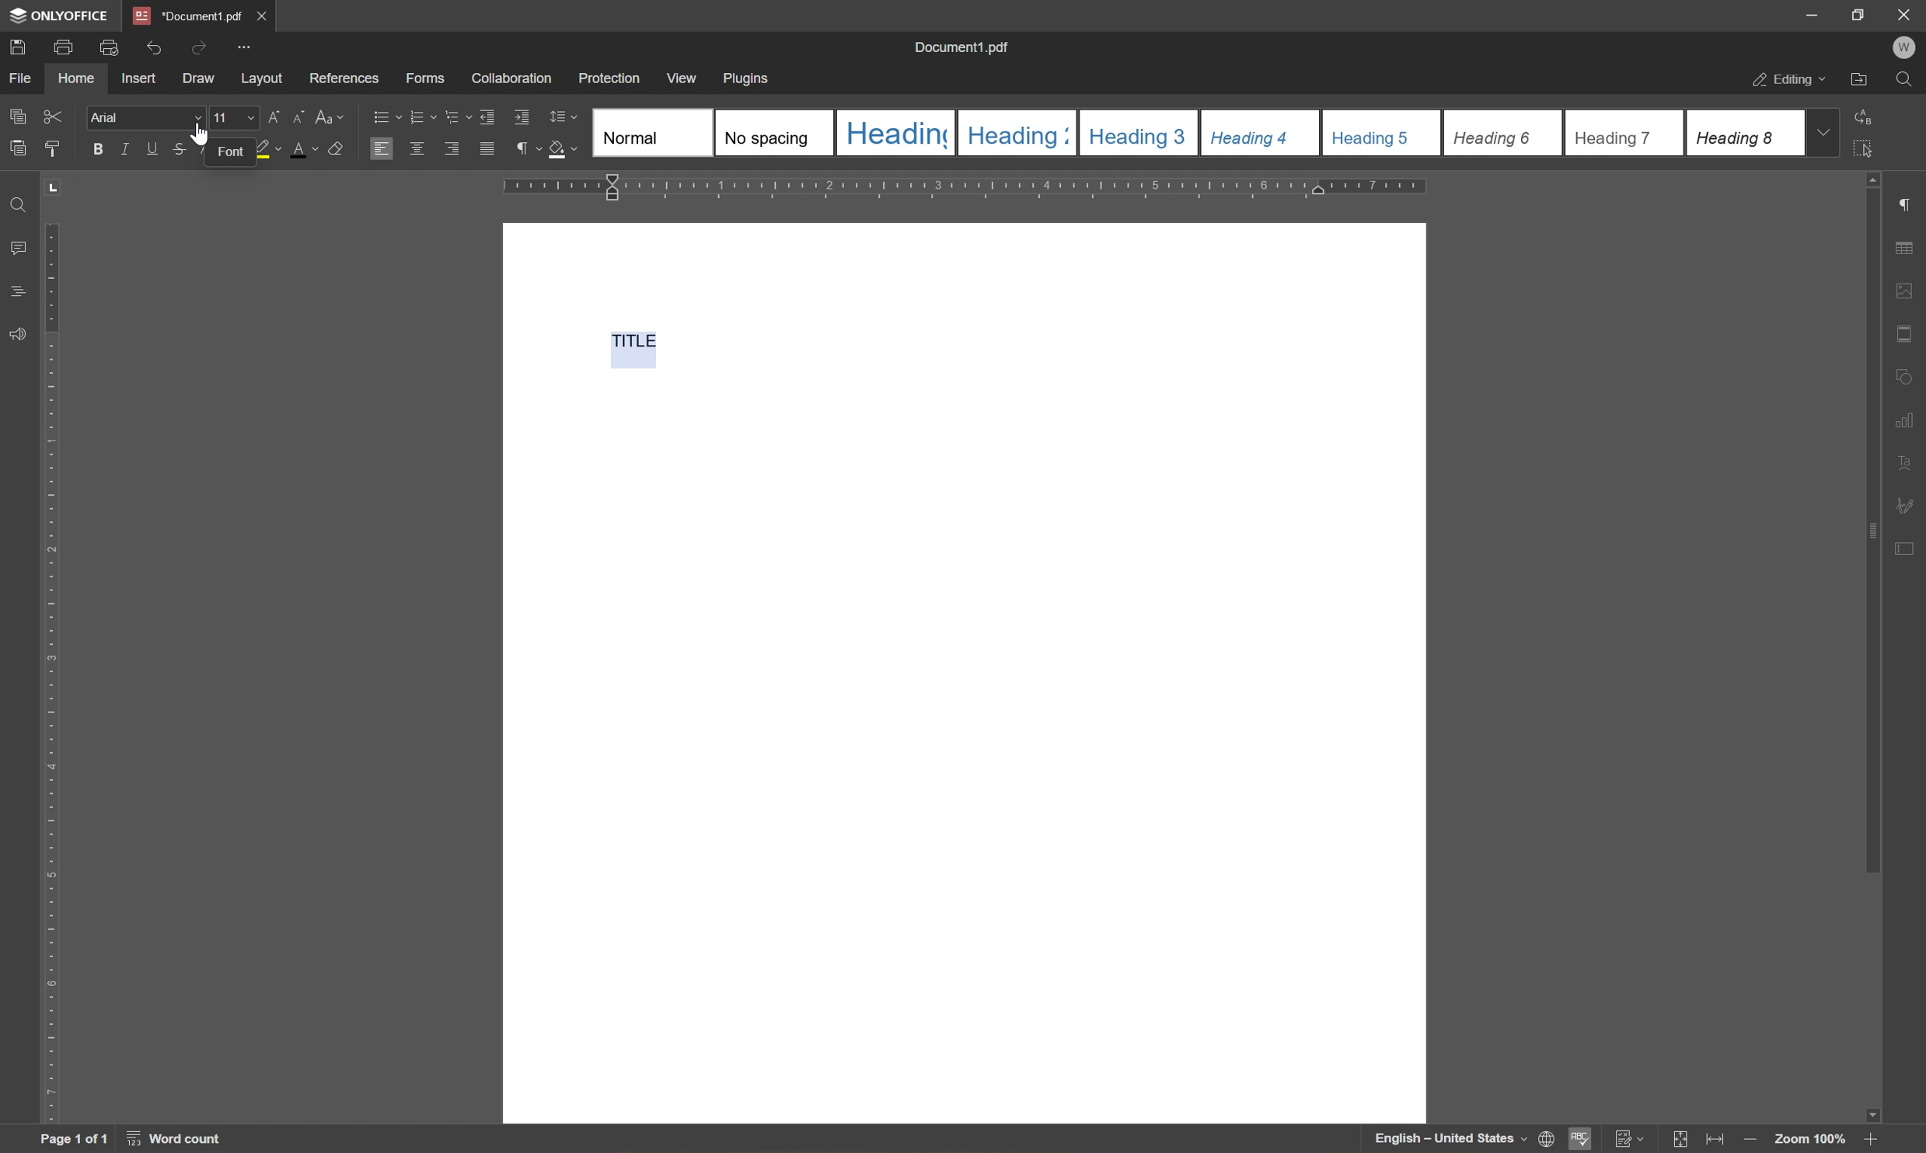  What do you see at coordinates (1823, 133) in the screenshot?
I see `drop down` at bounding box center [1823, 133].